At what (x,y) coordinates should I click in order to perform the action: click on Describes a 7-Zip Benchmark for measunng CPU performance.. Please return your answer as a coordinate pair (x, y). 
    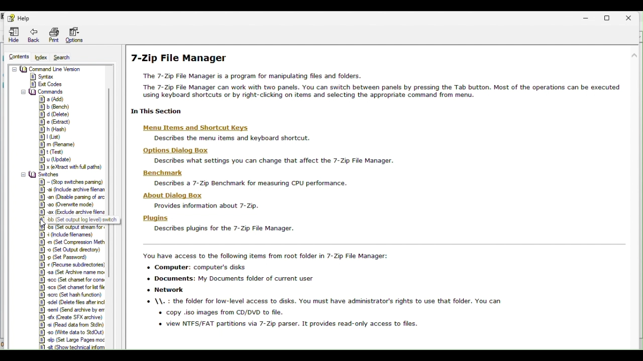
    Looking at the image, I should click on (249, 184).